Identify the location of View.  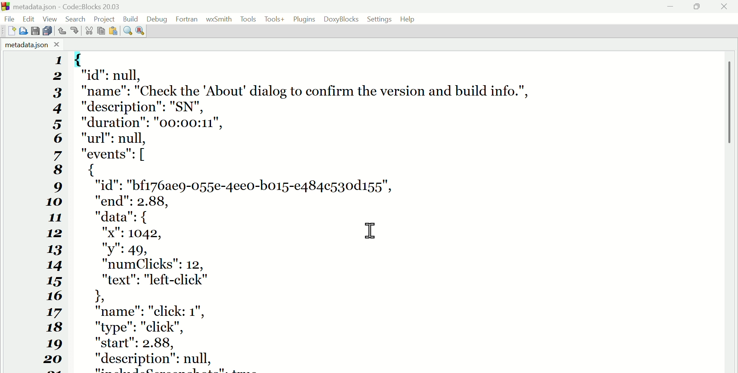
(51, 18).